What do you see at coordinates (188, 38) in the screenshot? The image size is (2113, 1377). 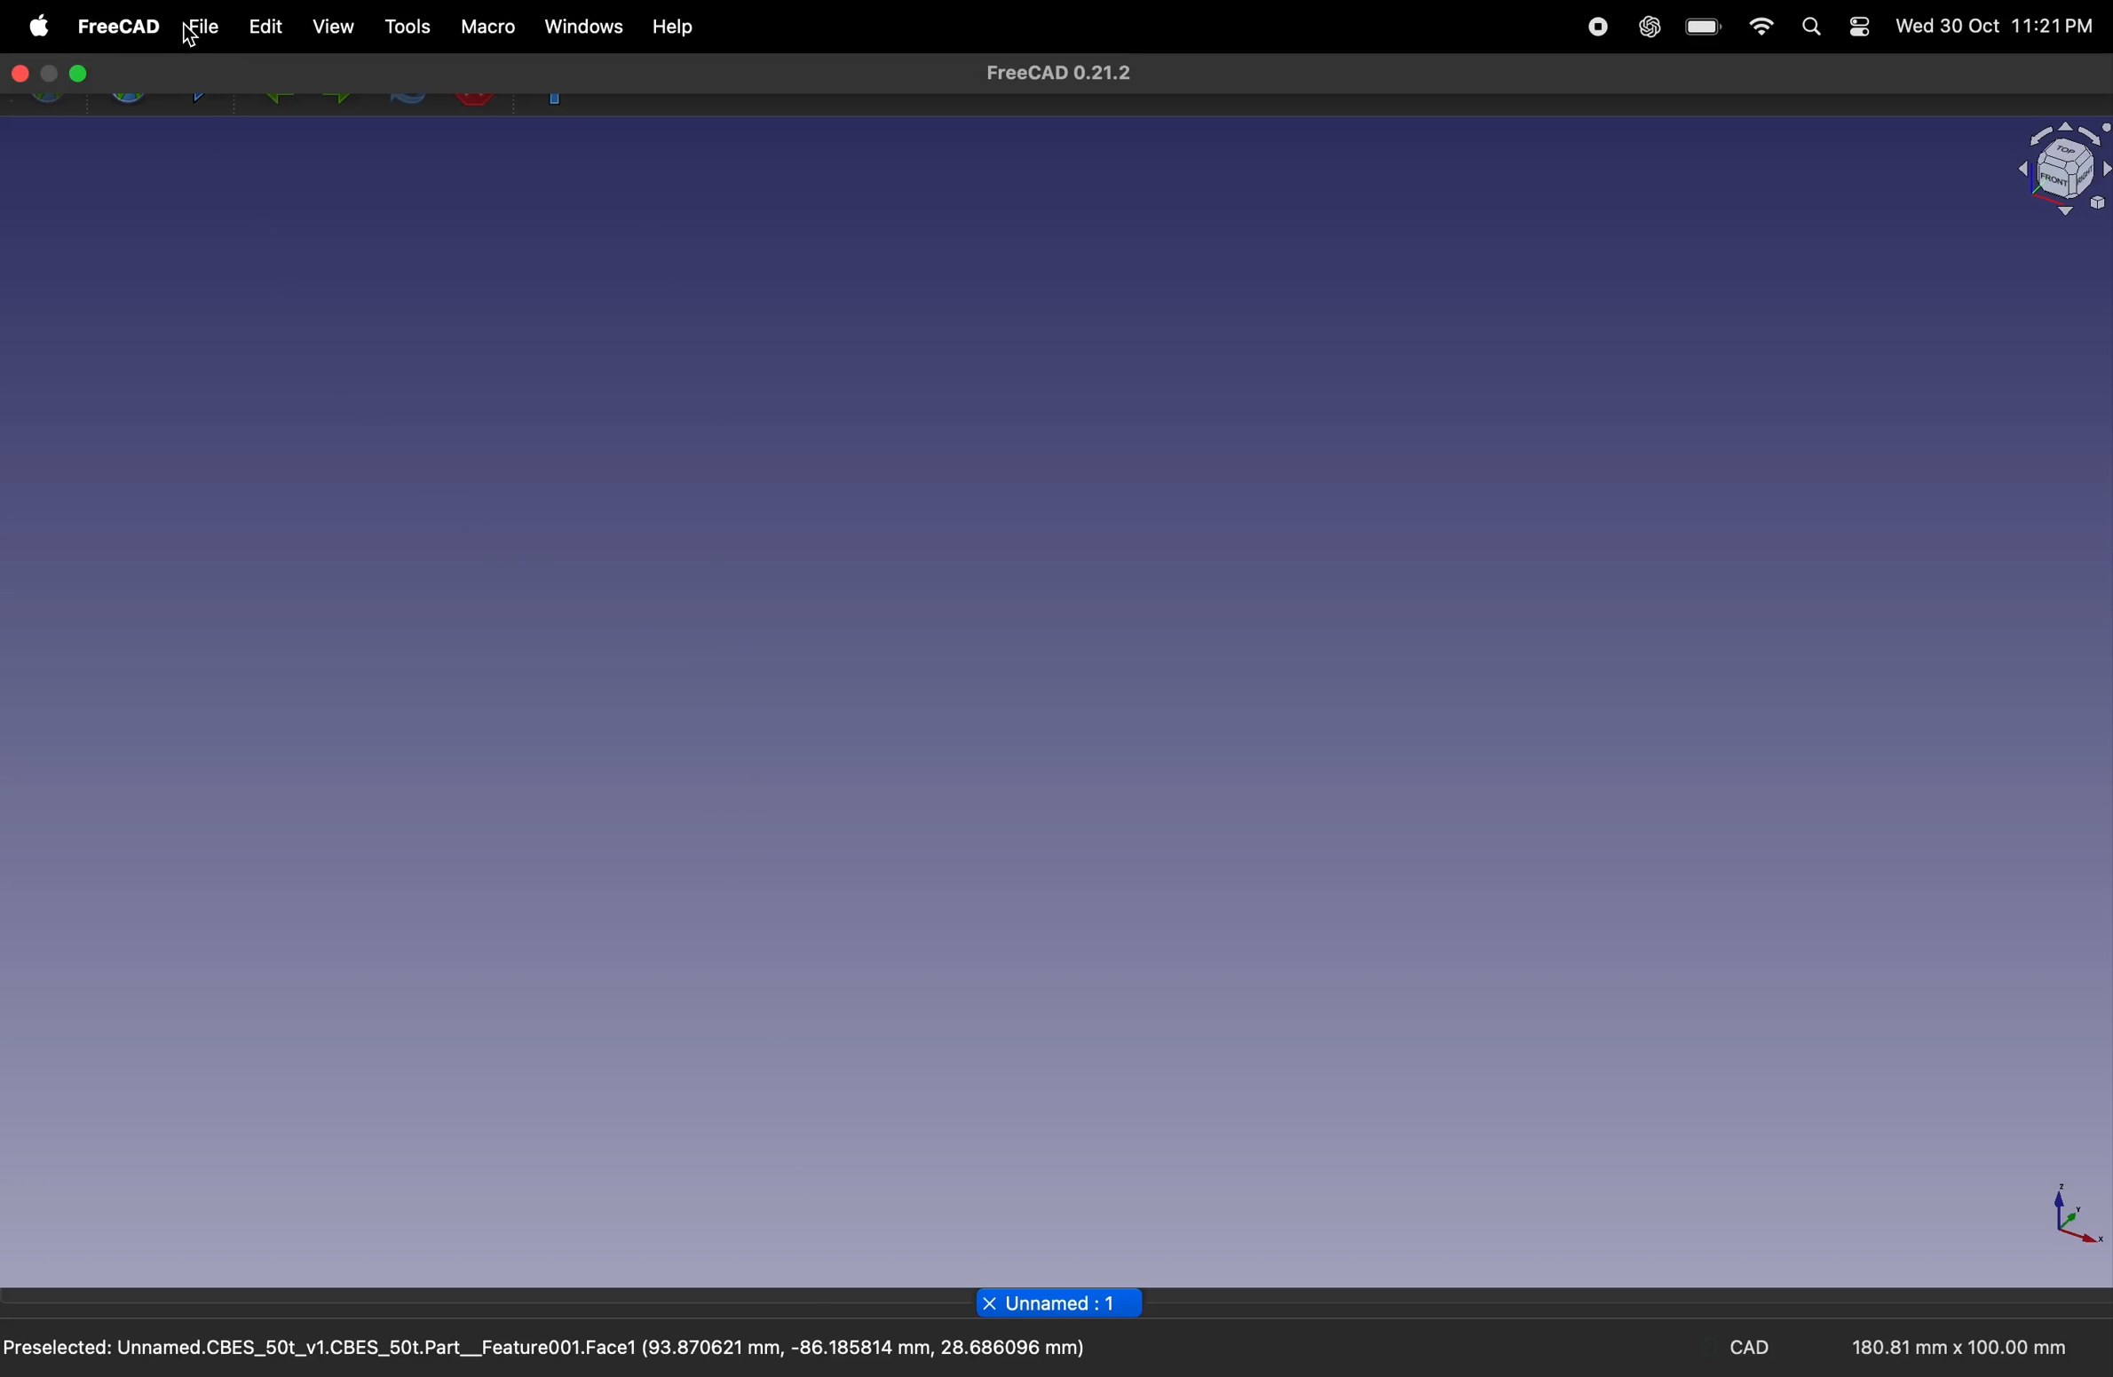 I see `cursor` at bounding box center [188, 38].